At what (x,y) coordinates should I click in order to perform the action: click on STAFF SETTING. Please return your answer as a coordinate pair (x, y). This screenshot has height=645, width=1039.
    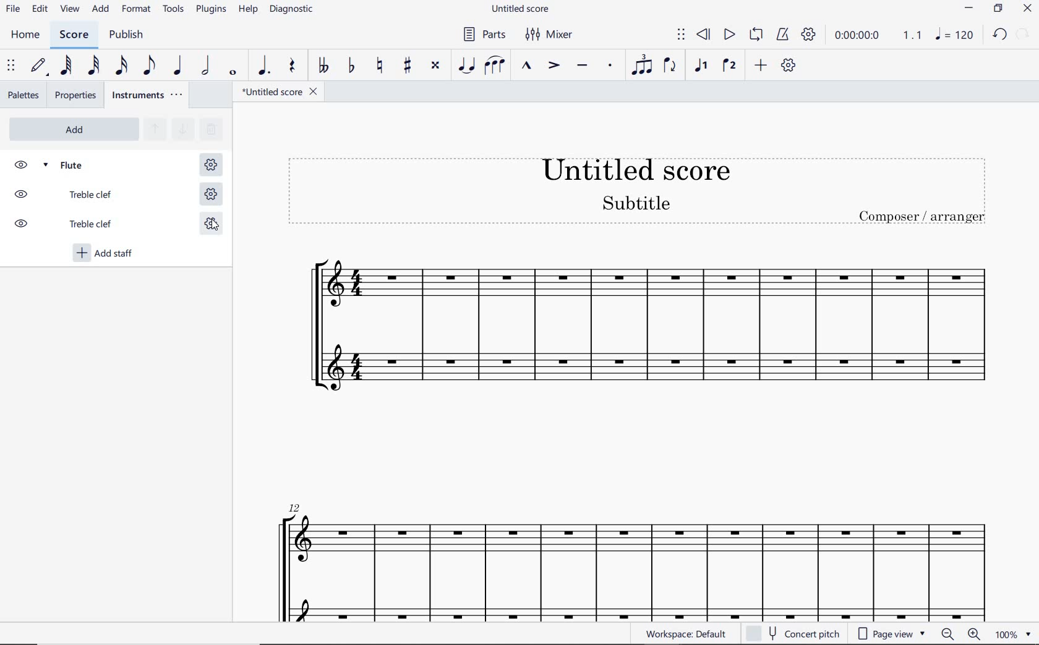
    Looking at the image, I should click on (210, 165).